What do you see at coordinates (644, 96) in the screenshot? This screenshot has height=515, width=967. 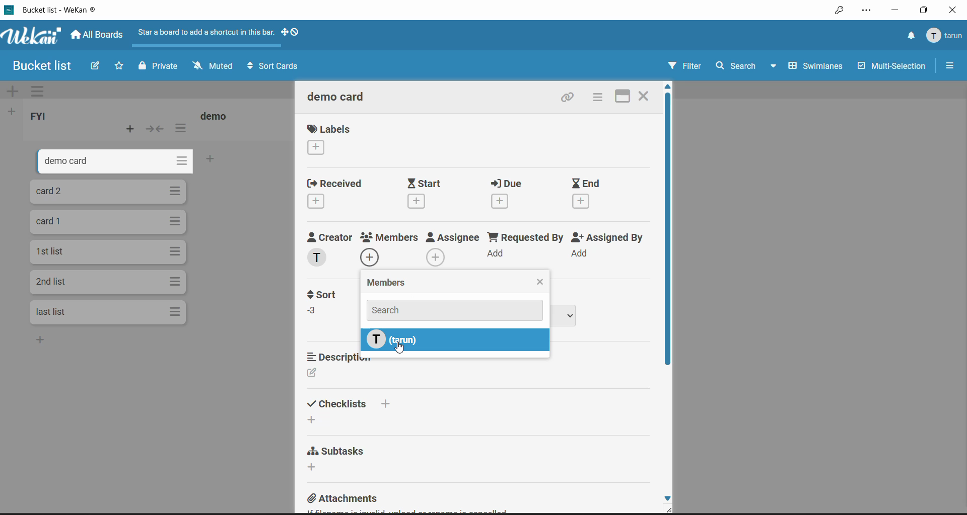 I see `close card` at bounding box center [644, 96].